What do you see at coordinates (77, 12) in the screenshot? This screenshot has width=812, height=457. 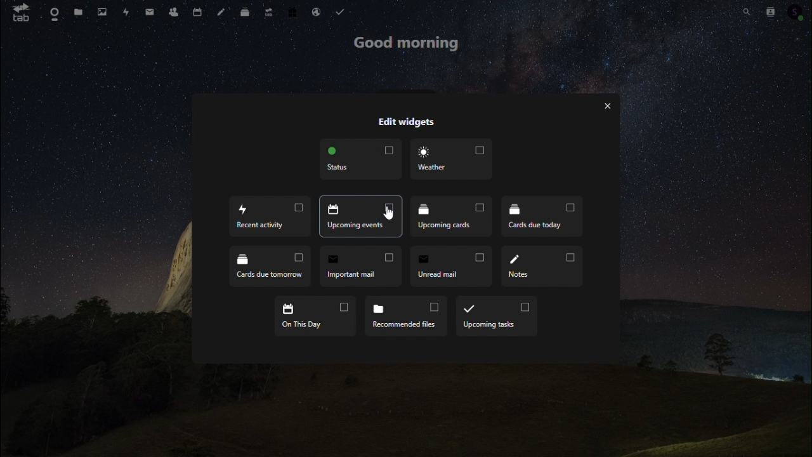 I see `Files` at bounding box center [77, 12].